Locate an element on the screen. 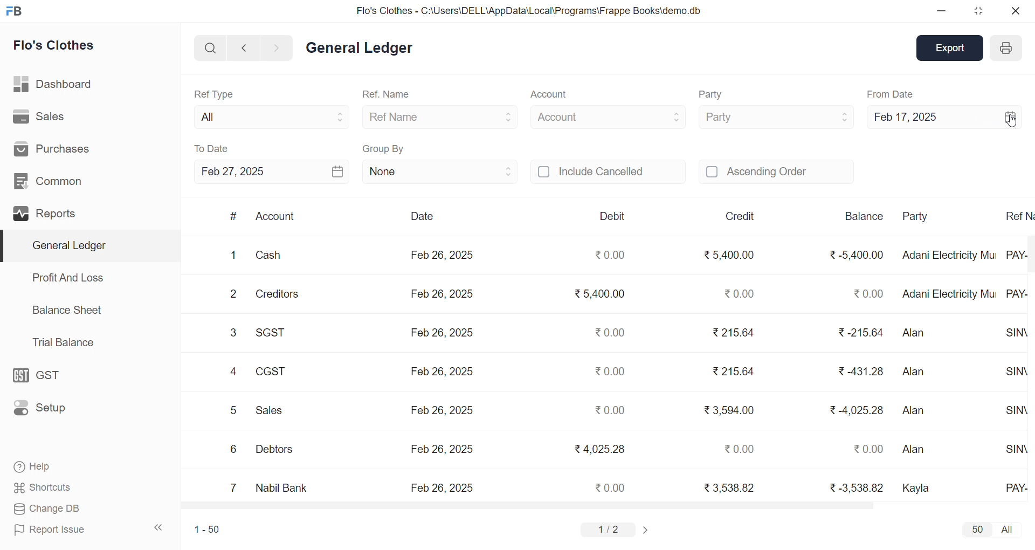 The image size is (1035, 550). ₹ 431.28 is located at coordinates (860, 372).